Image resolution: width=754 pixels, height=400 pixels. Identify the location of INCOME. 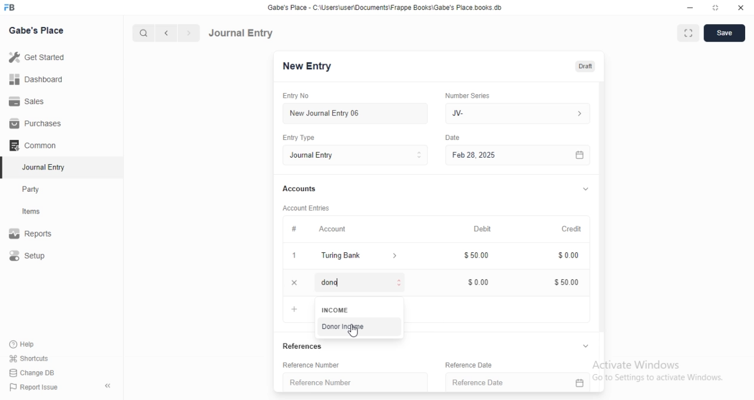
(360, 311).